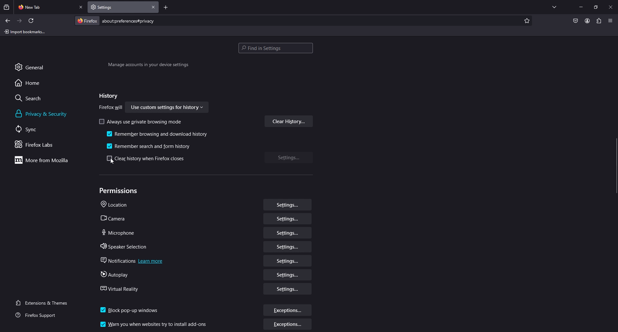 Image resolution: width=618 pixels, height=332 pixels. What do you see at coordinates (288, 325) in the screenshot?
I see `exceptions` at bounding box center [288, 325].